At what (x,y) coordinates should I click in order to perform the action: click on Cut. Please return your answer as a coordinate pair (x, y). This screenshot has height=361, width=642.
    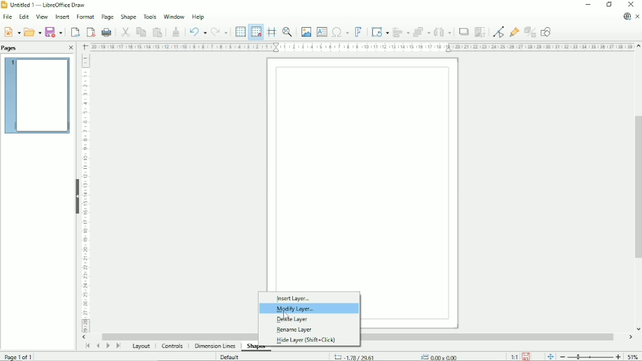
    Looking at the image, I should click on (123, 32).